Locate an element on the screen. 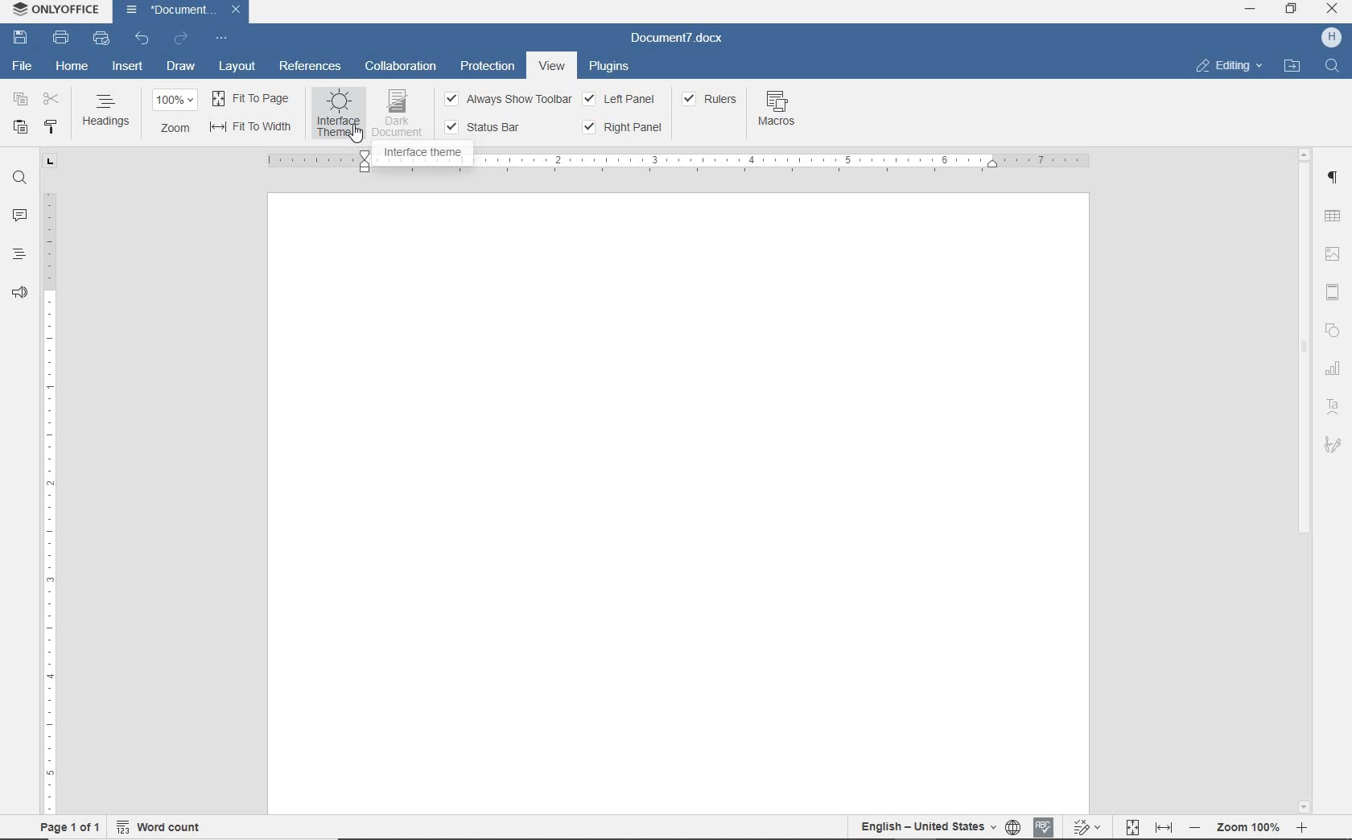  CUT is located at coordinates (54, 99).